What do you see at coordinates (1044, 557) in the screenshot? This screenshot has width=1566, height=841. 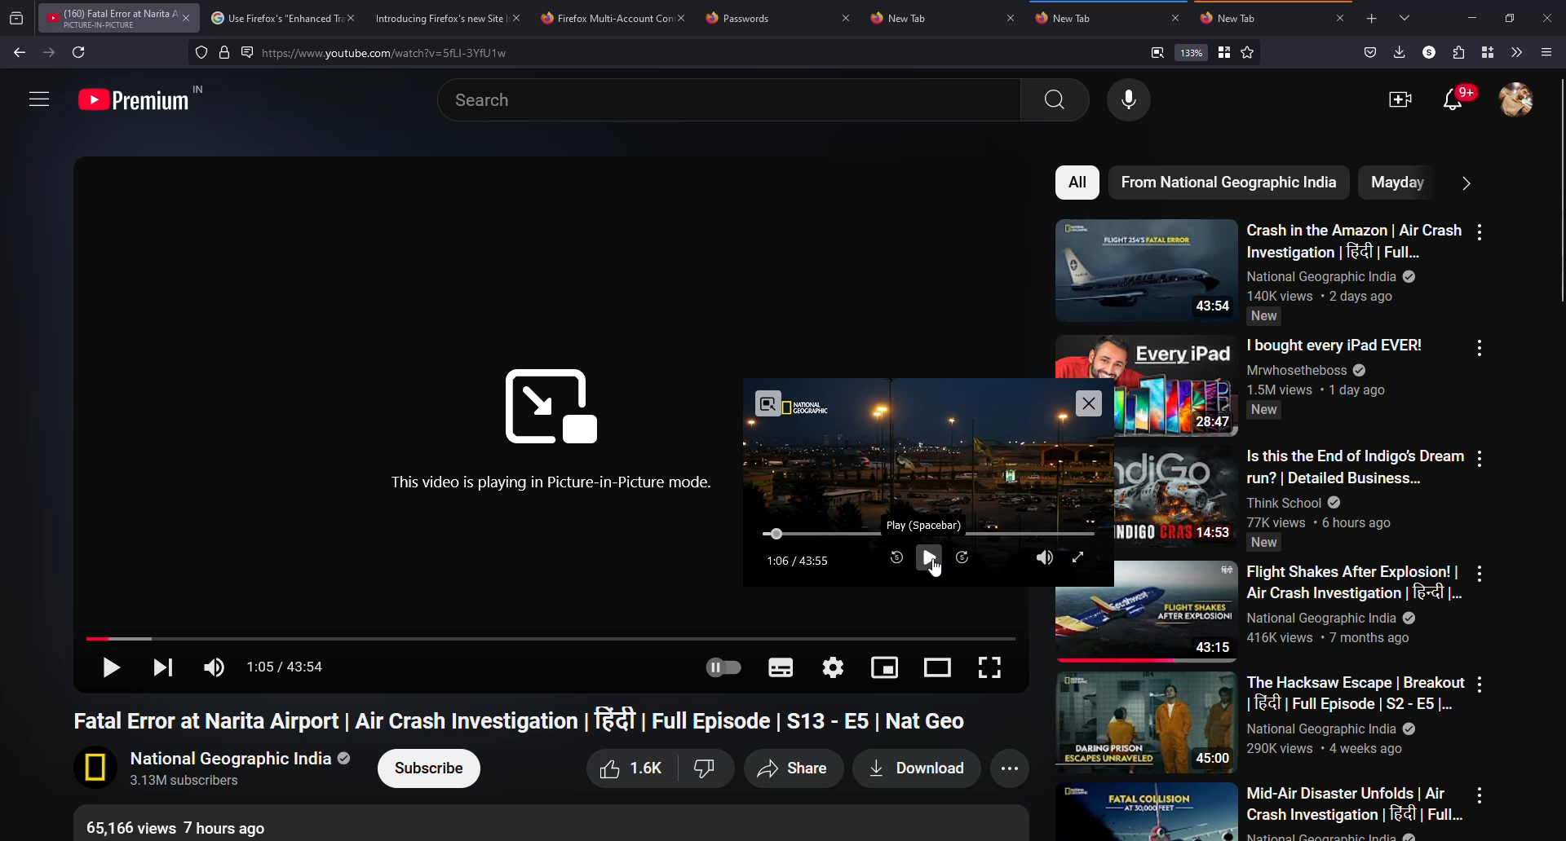 I see `soud` at bounding box center [1044, 557].